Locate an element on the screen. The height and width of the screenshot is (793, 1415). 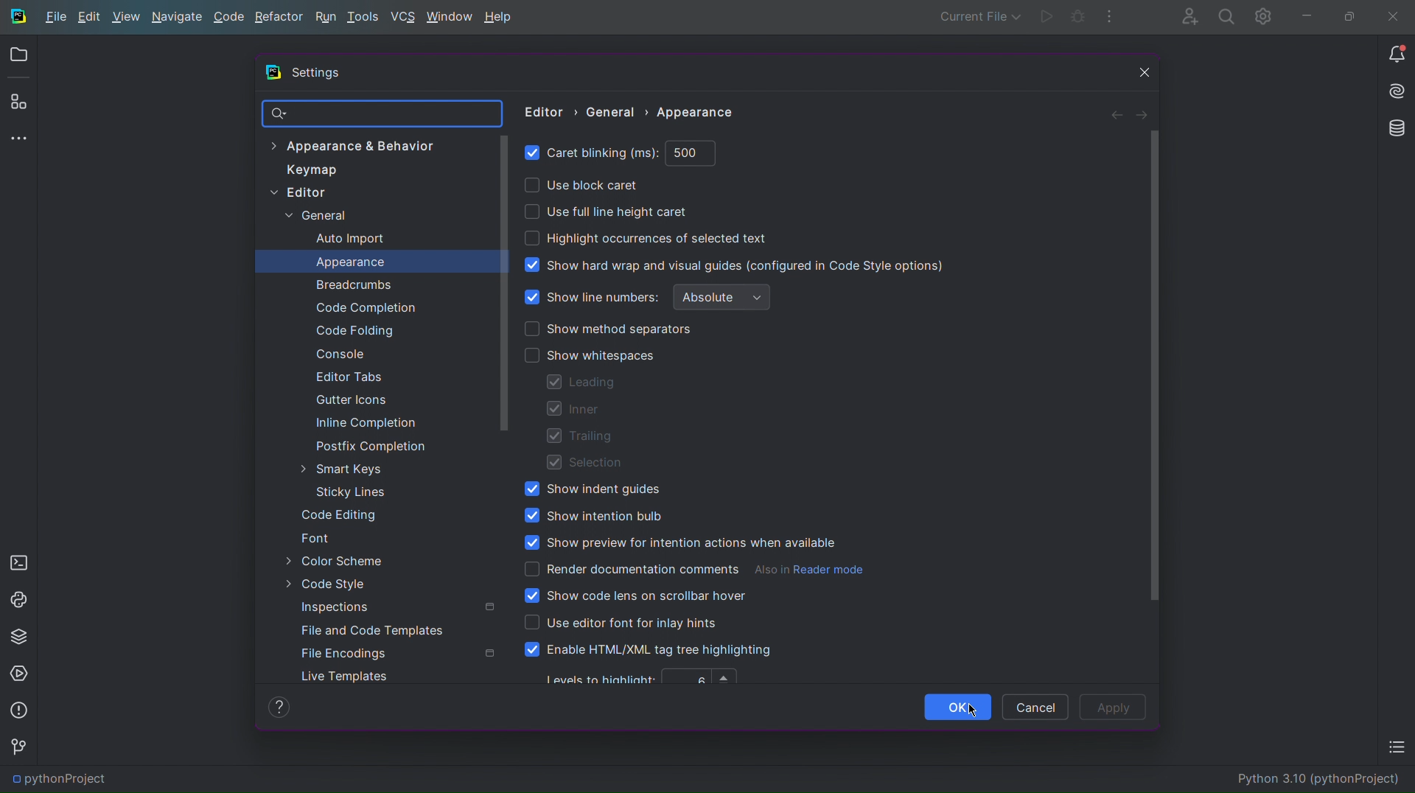
Edit is located at coordinates (87, 18).